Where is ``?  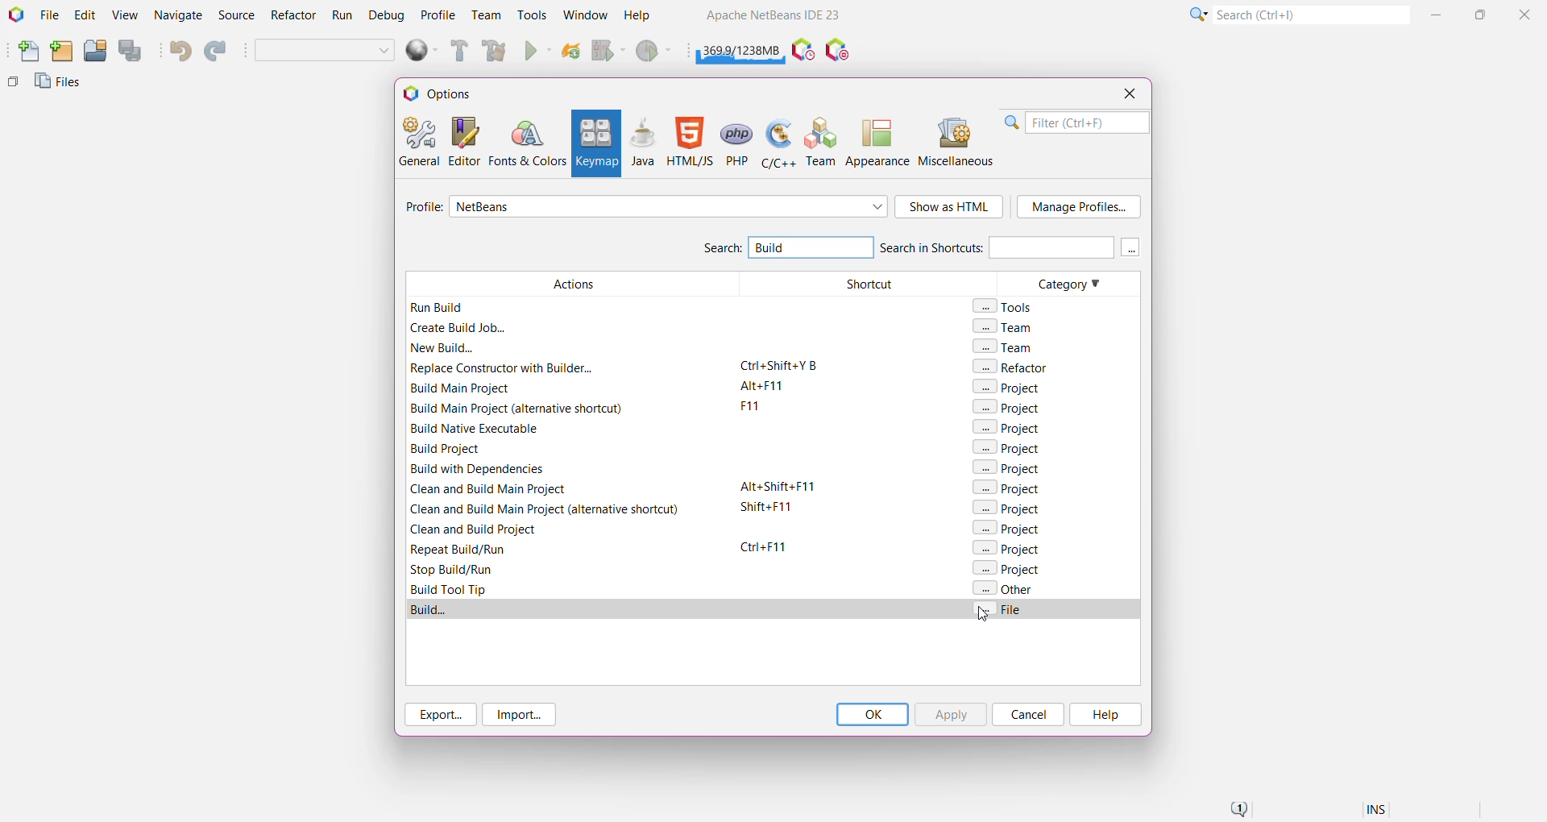  is located at coordinates (13, 85).